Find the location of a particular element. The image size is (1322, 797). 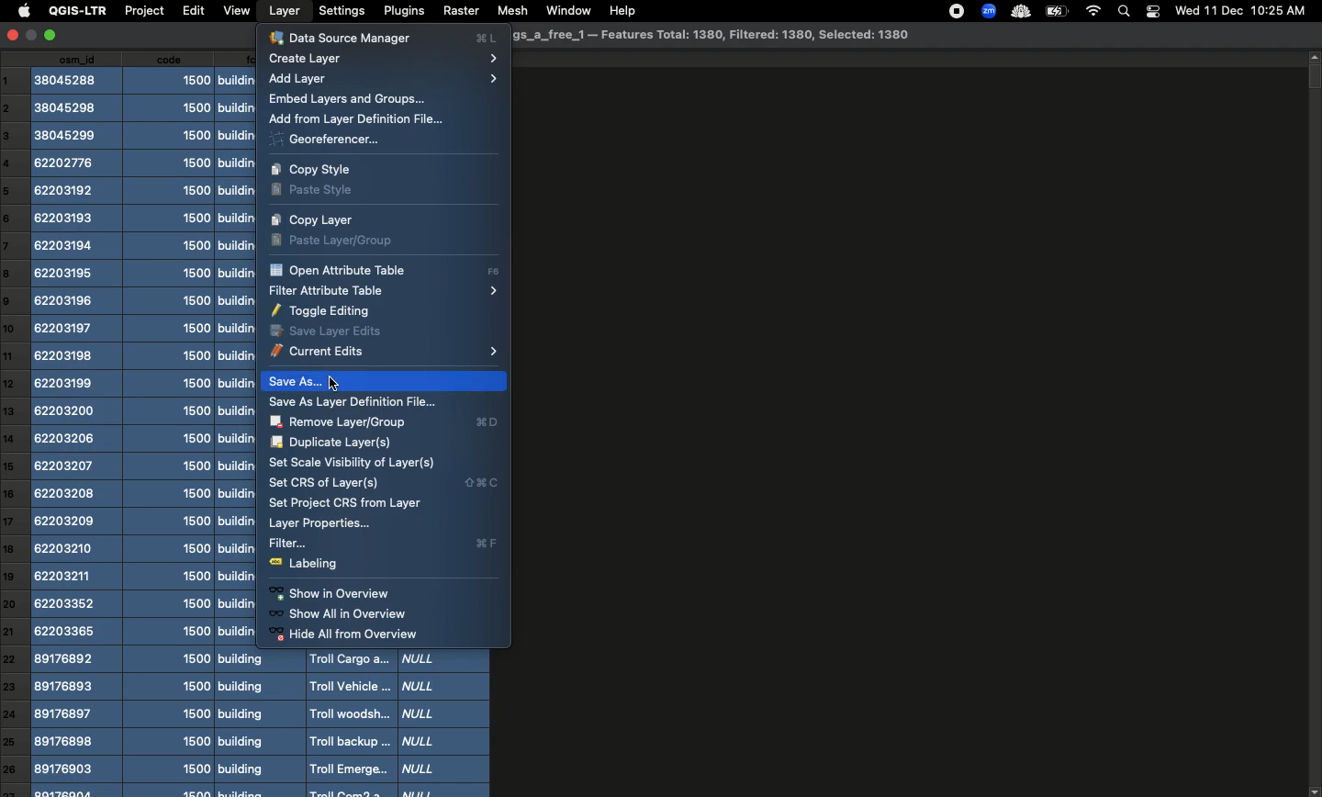

Create layer is located at coordinates (384, 60).